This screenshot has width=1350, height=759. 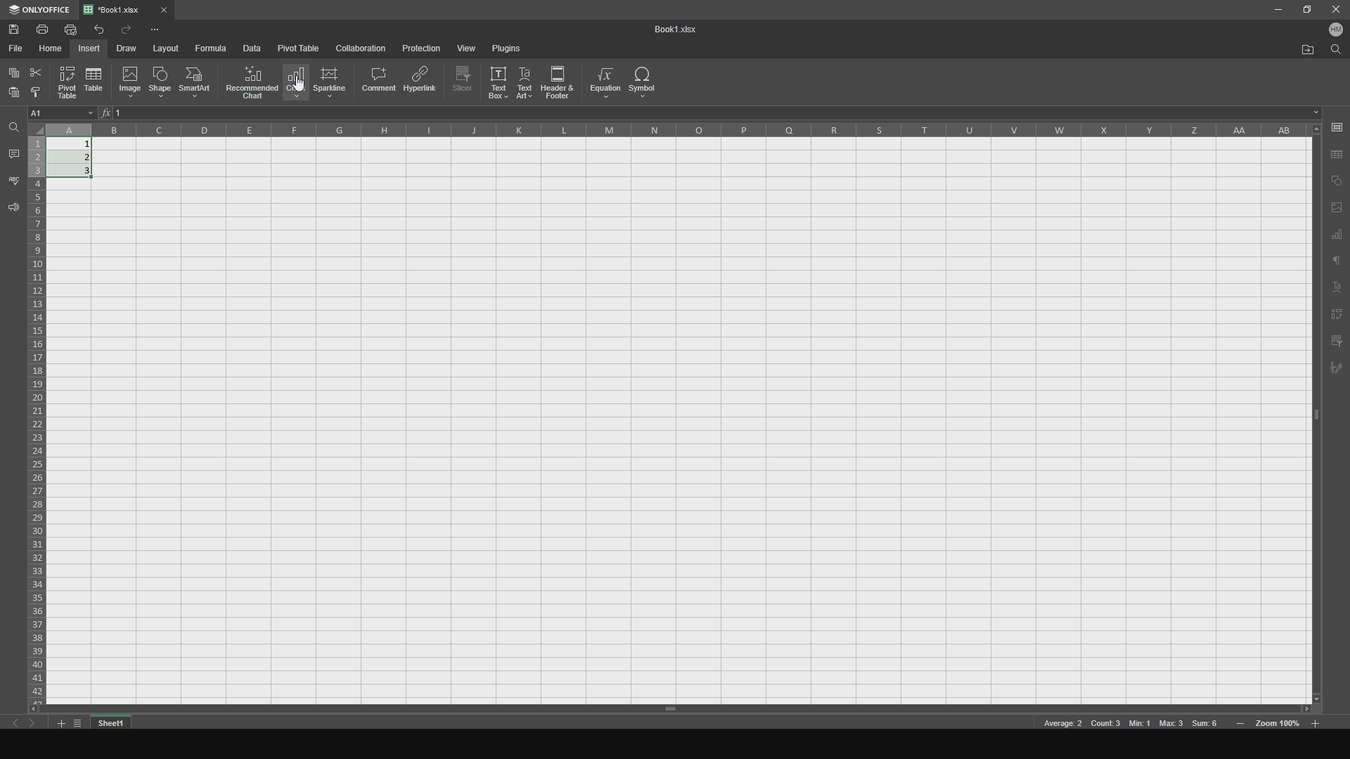 What do you see at coordinates (1317, 722) in the screenshot?
I see `zoom out` at bounding box center [1317, 722].